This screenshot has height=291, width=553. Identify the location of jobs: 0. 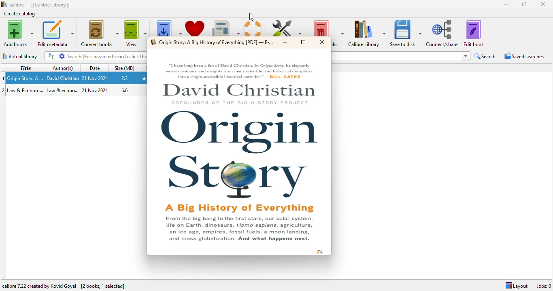
(544, 286).